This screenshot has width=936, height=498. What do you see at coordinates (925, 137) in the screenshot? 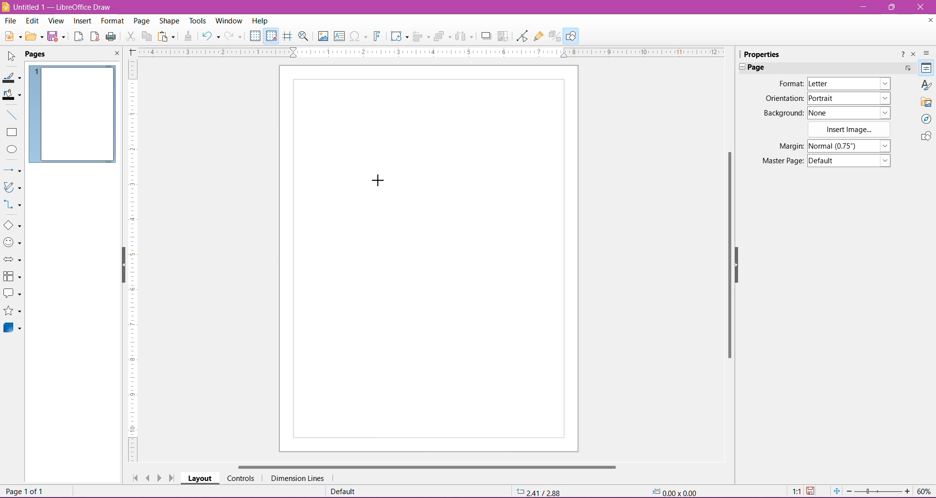
I see `Shapes` at bounding box center [925, 137].